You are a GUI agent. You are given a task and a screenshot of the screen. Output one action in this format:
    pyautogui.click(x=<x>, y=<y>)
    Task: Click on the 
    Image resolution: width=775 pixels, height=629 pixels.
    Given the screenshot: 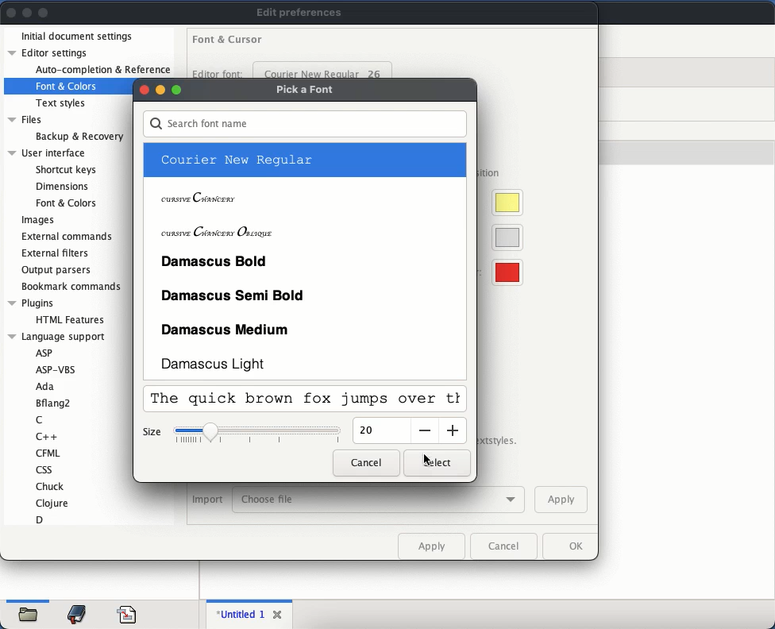 What is the action you would take?
    pyautogui.click(x=175, y=88)
    